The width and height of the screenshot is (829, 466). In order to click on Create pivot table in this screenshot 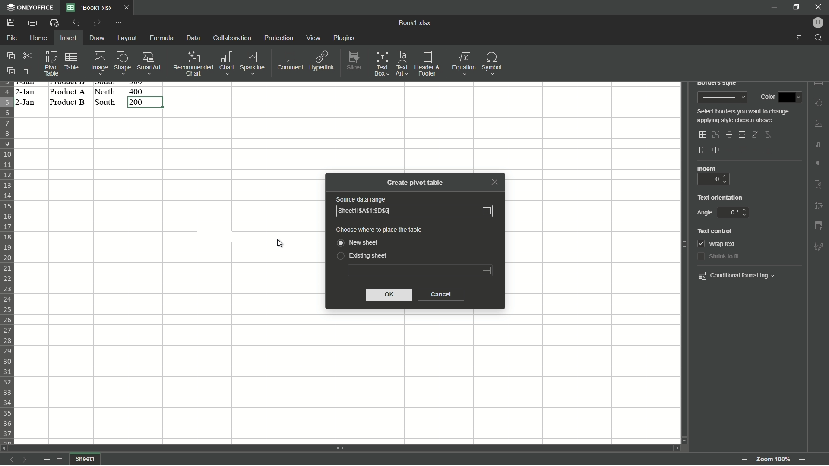, I will do `click(415, 182)`.